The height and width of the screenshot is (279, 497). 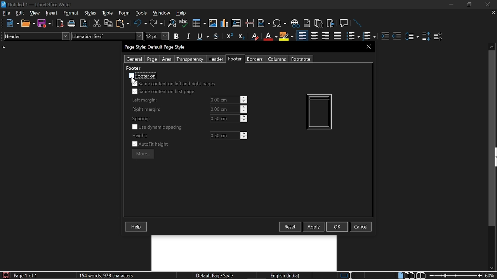 What do you see at coordinates (162, 13) in the screenshot?
I see `WIndow` at bounding box center [162, 13].